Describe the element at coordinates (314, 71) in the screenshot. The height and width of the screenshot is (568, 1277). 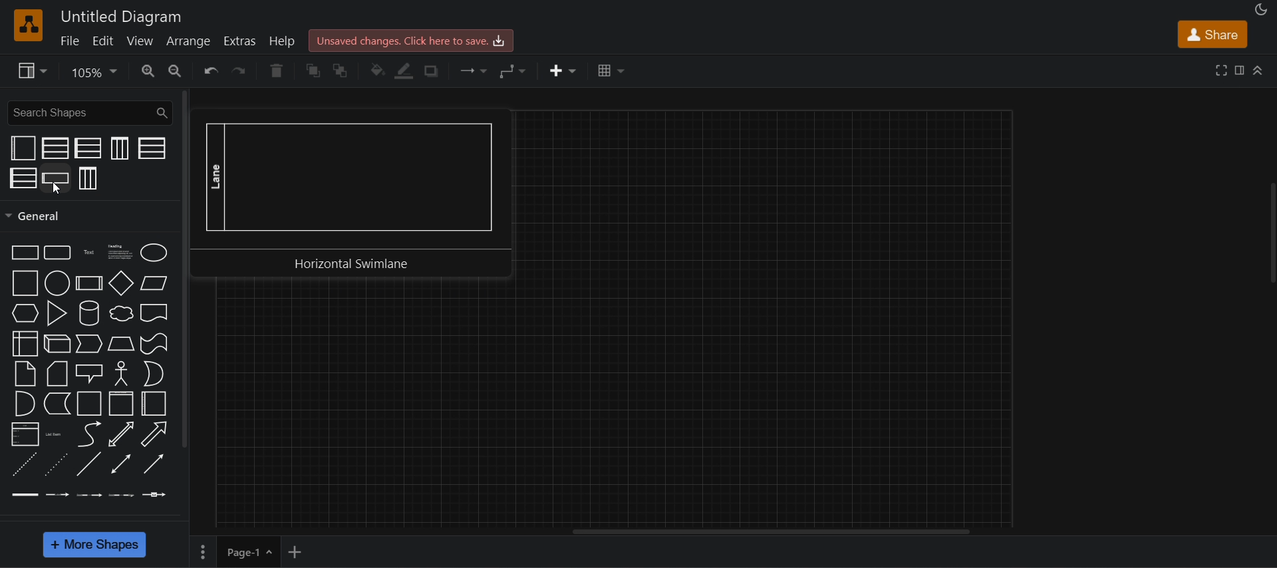
I see `to front` at that location.